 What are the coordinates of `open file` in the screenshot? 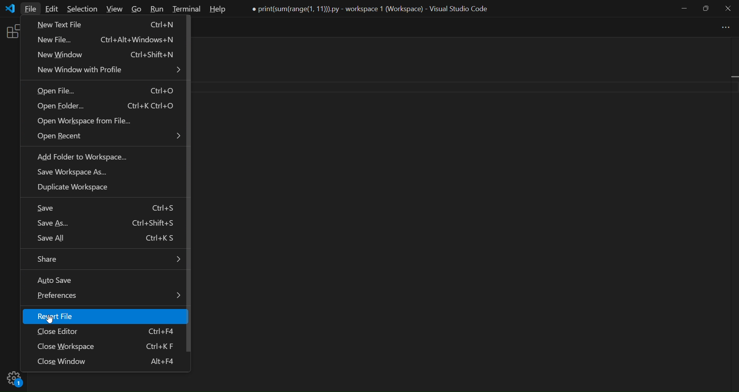 It's located at (103, 91).